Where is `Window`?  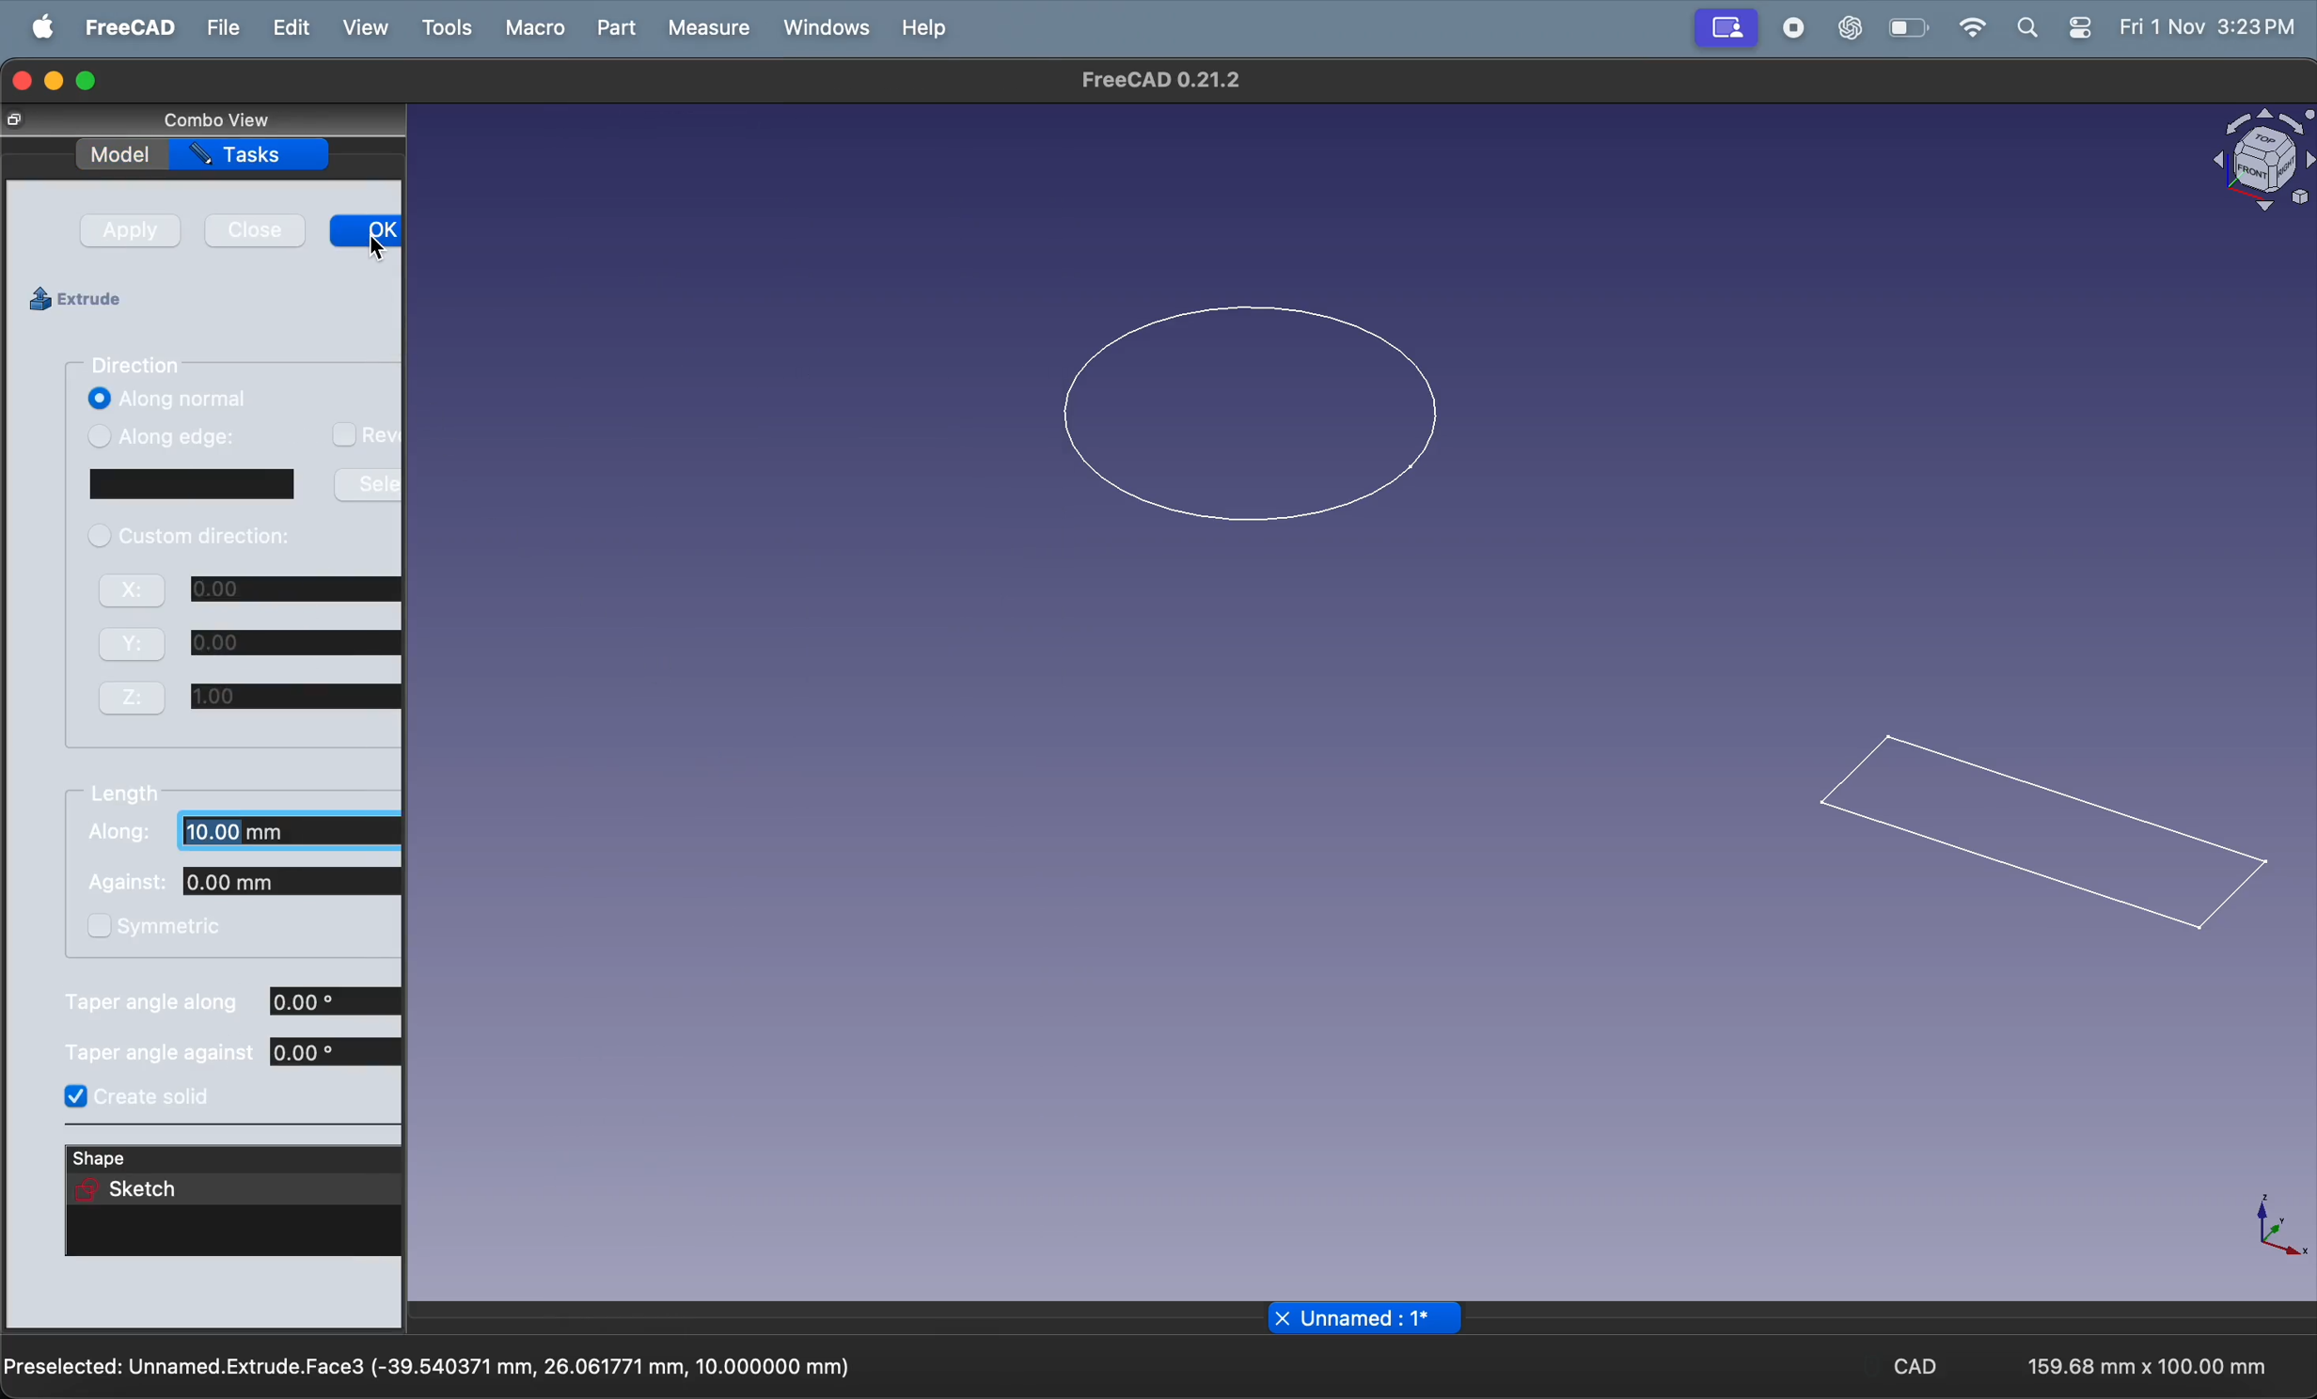
Window is located at coordinates (827, 28).